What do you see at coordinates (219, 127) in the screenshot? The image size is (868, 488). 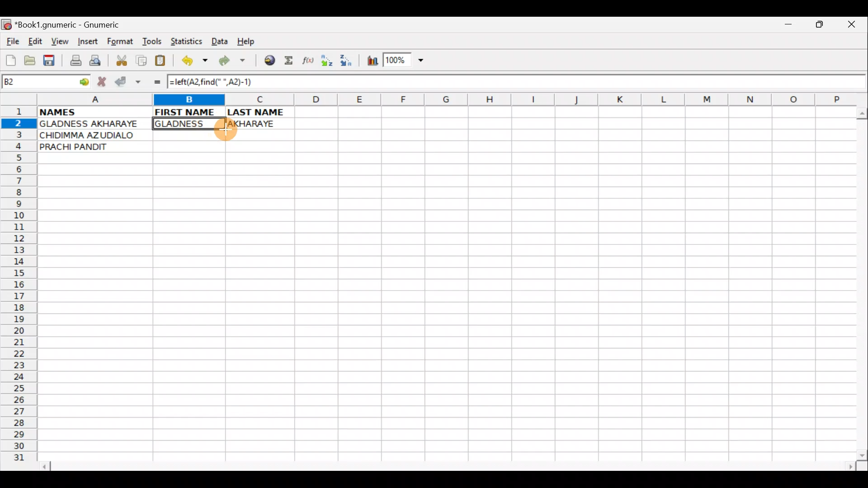 I see `Cursor on cell B2` at bounding box center [219, 127].